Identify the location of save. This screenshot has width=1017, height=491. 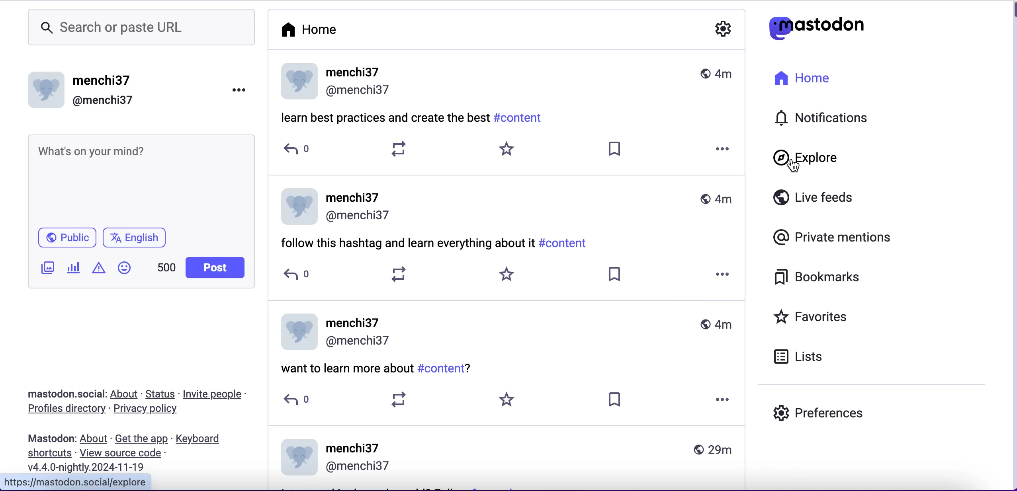
(615, 148).